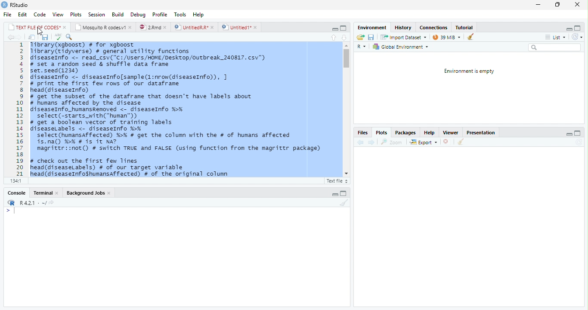  What do you see at coordinates (10, 202) in the screenshot?
I see `R` at bounding box center [10, 202].